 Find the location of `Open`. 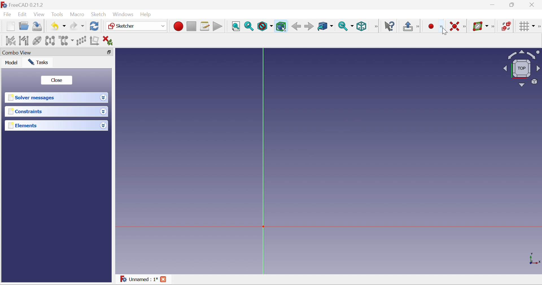

Open is located at coordinates (24, 27).